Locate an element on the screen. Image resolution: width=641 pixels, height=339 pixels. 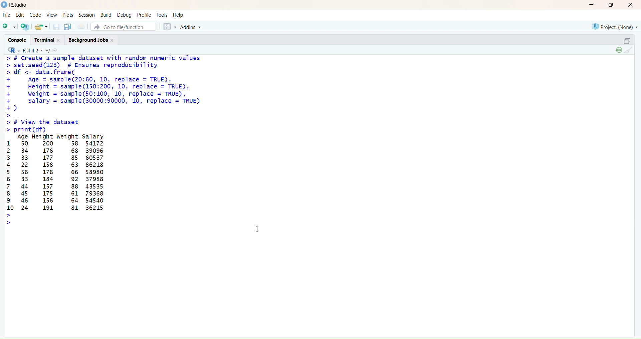
Debug is located at coordinates (125, 15).